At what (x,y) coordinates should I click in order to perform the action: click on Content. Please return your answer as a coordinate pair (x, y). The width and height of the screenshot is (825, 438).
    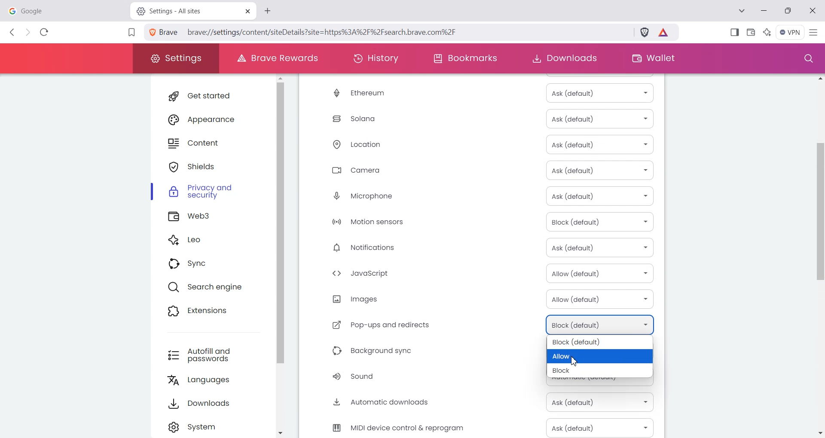
    Looking at the image, I should click on (212, 143).